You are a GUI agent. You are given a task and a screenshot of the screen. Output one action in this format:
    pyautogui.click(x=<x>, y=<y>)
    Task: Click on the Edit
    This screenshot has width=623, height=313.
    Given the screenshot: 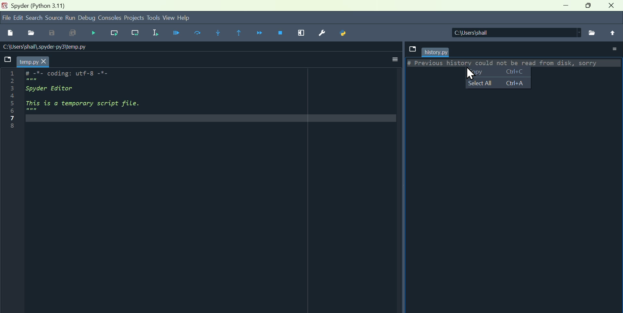 What is the action you would take?
    pyautogui.click(x=18, y=17)
    